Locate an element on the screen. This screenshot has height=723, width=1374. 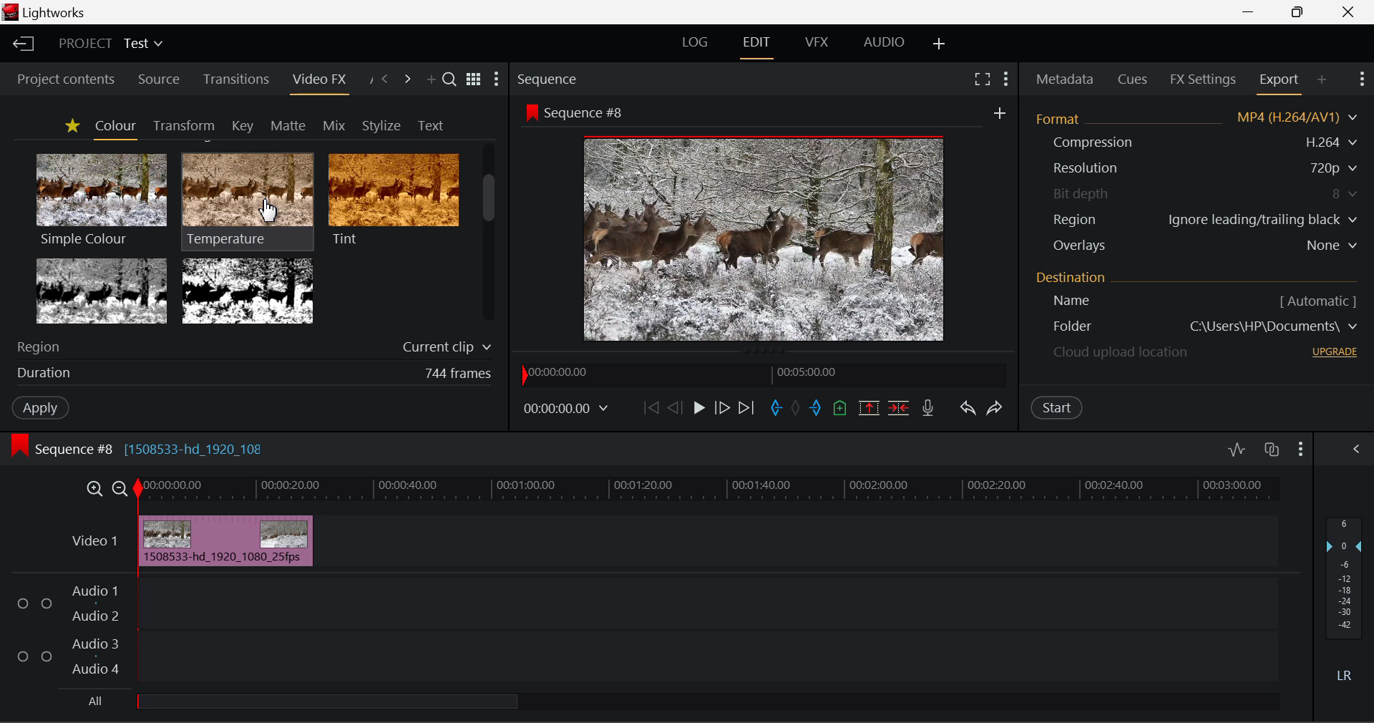
Tri-tone is located at coordinates (102, 290).